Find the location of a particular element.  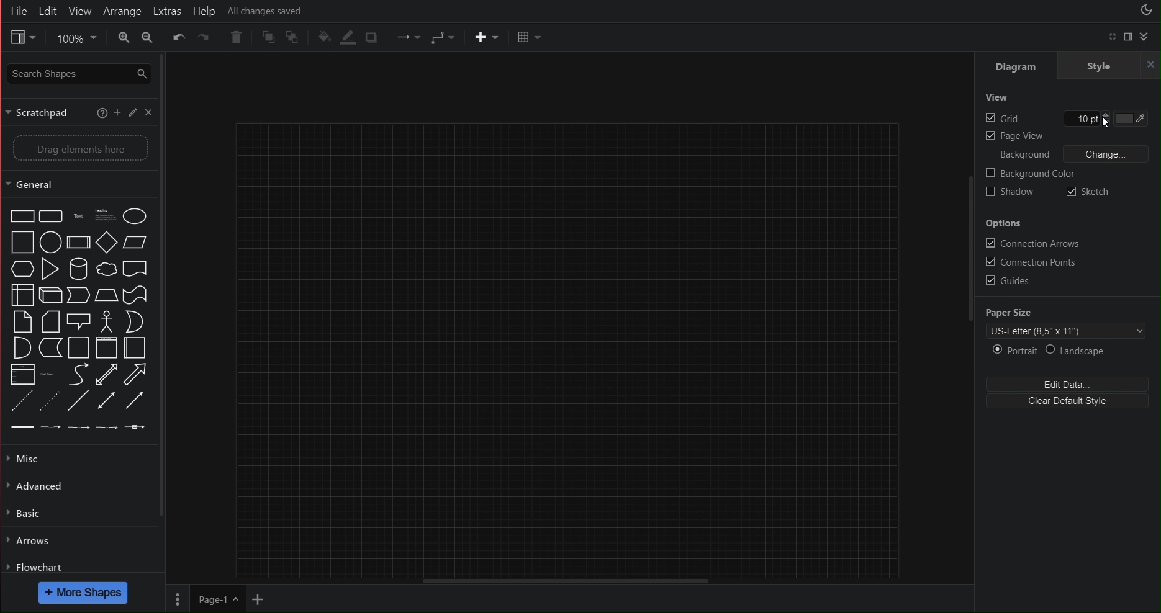

dotted line is located at coordinates (18, 397).